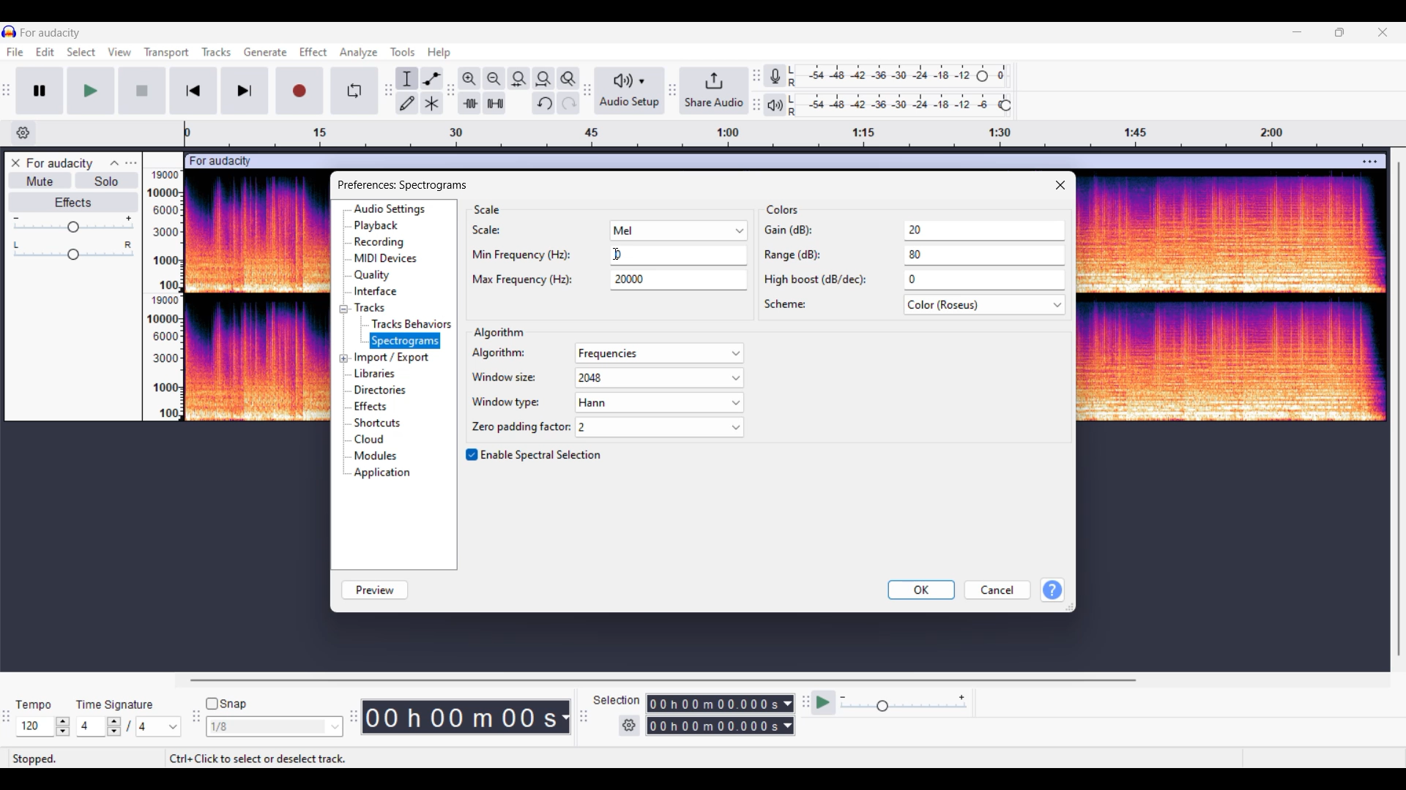 The height and width of the screenshot is (790, 1406). What do you see at coordinates (395, 355) in the screenshot?
I see `import/export` at bounding box center [395, 355].